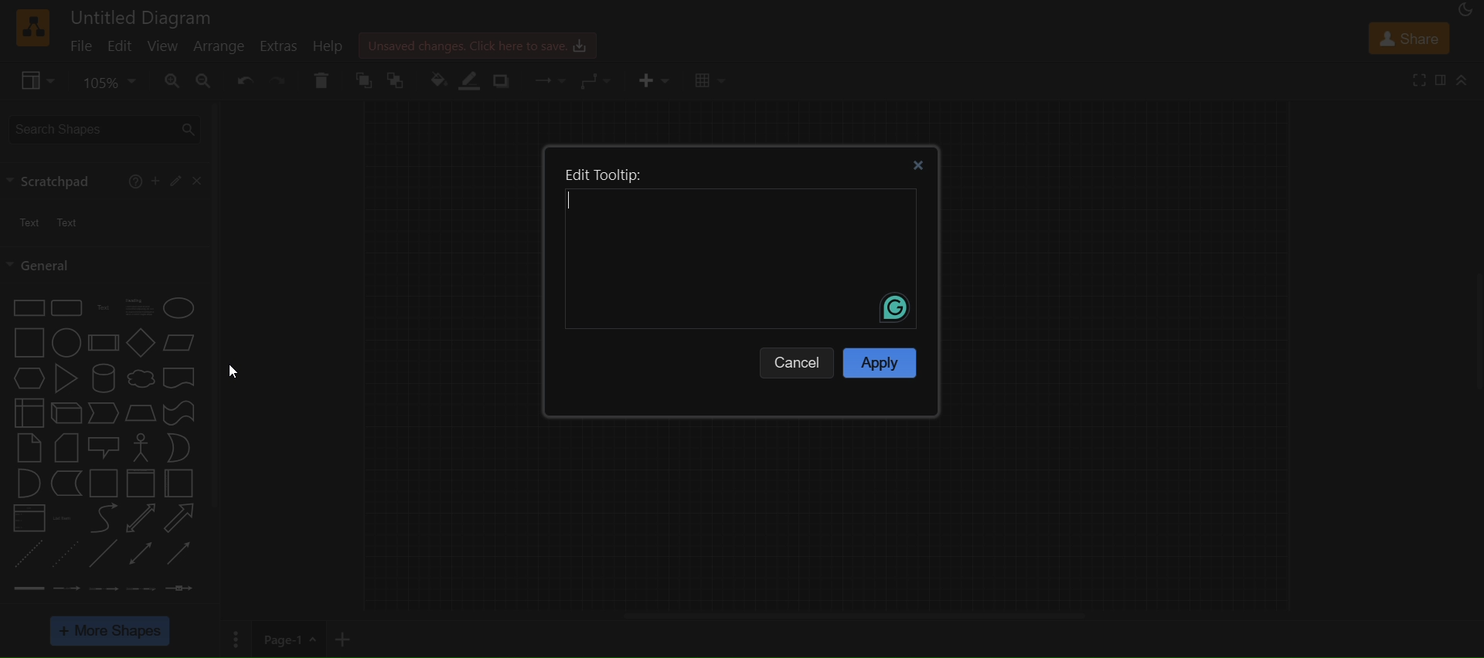 Image resolution: width=1484 pixels, height=658 pixels. I want to click on internal storage, so click(26, 412).